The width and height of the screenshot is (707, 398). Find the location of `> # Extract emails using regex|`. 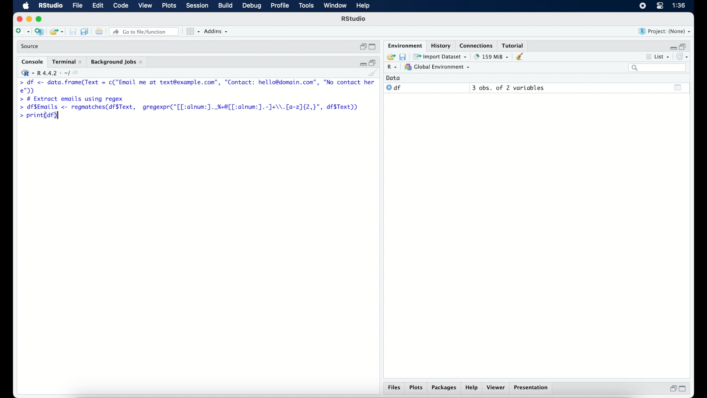

> # Extract emails using regex| is located at coordinates (71, 98).